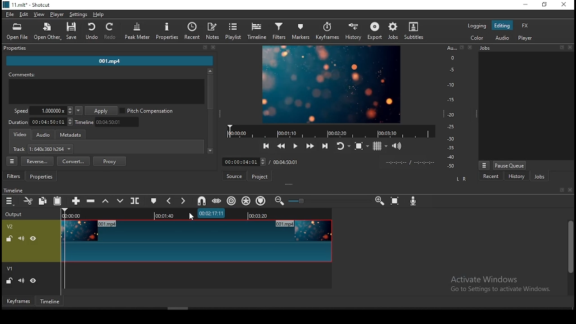  Describe the element at coordinates (59, 15) in the screenshot. I see `player` at that location.